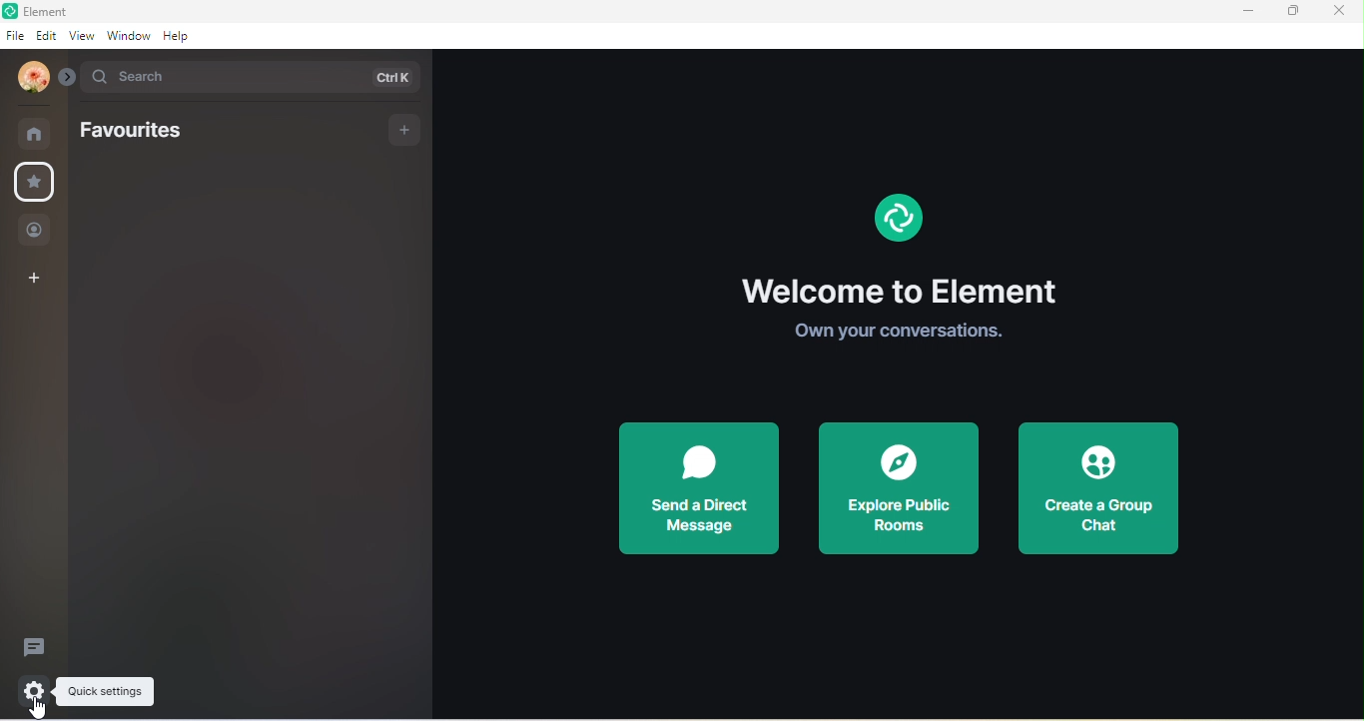  What do you see at coordinates (30, 78) in the screenshot?
I see `profile photo` at bounding box center [30, 78].